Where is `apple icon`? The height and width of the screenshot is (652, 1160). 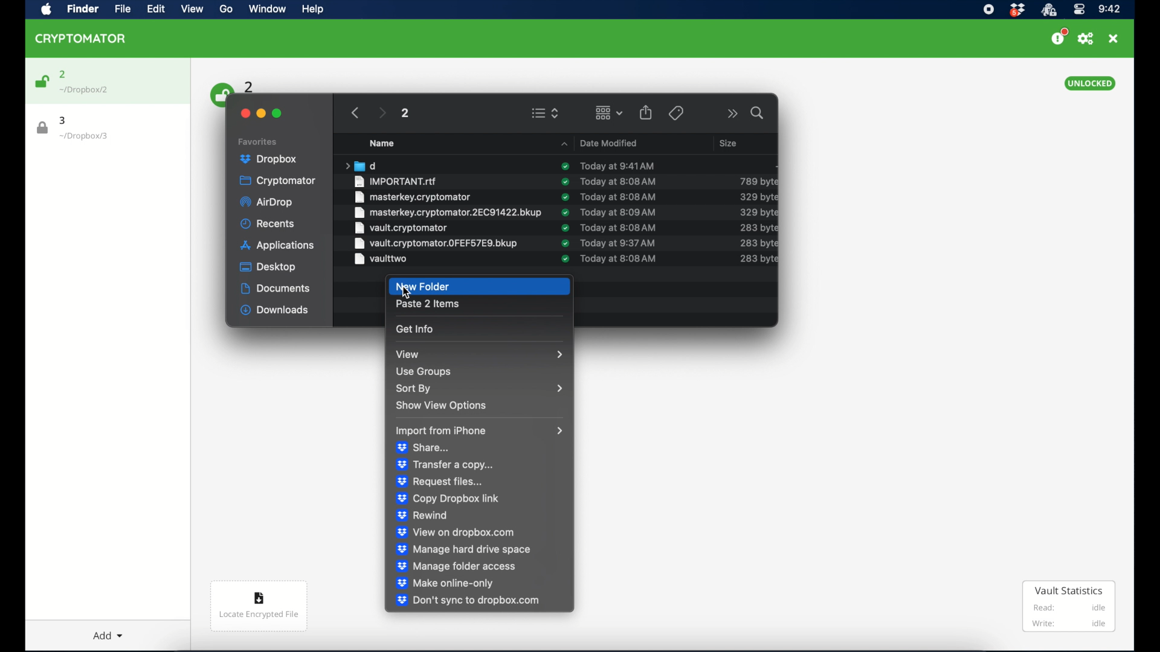
apple icon is located at coordinates (47, 10).